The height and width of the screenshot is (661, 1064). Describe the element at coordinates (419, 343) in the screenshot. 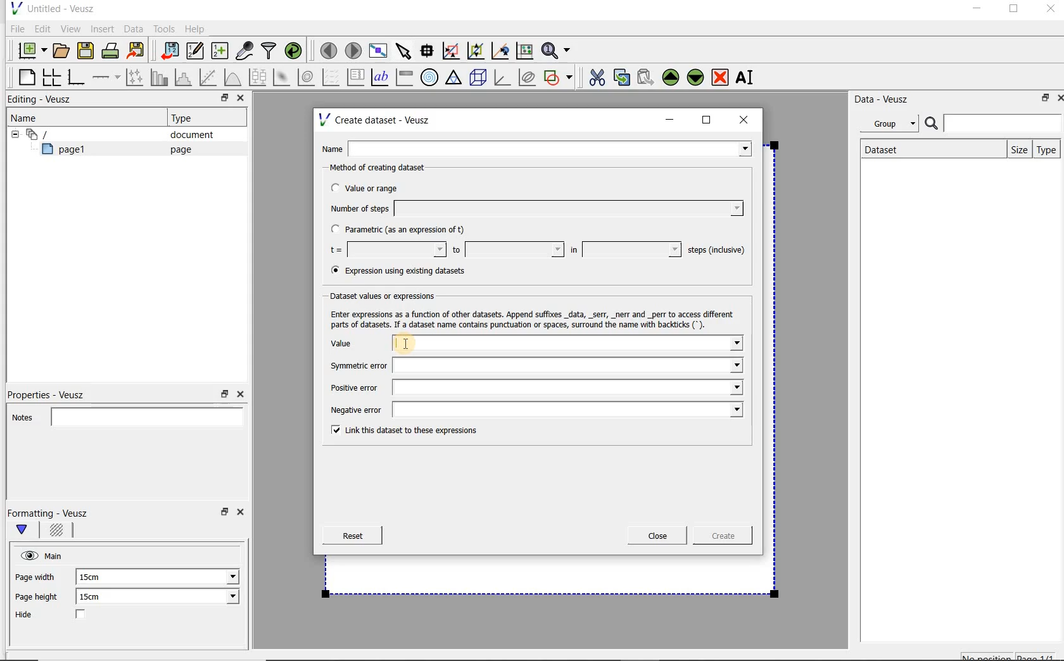

I see `Cursor` at that location.